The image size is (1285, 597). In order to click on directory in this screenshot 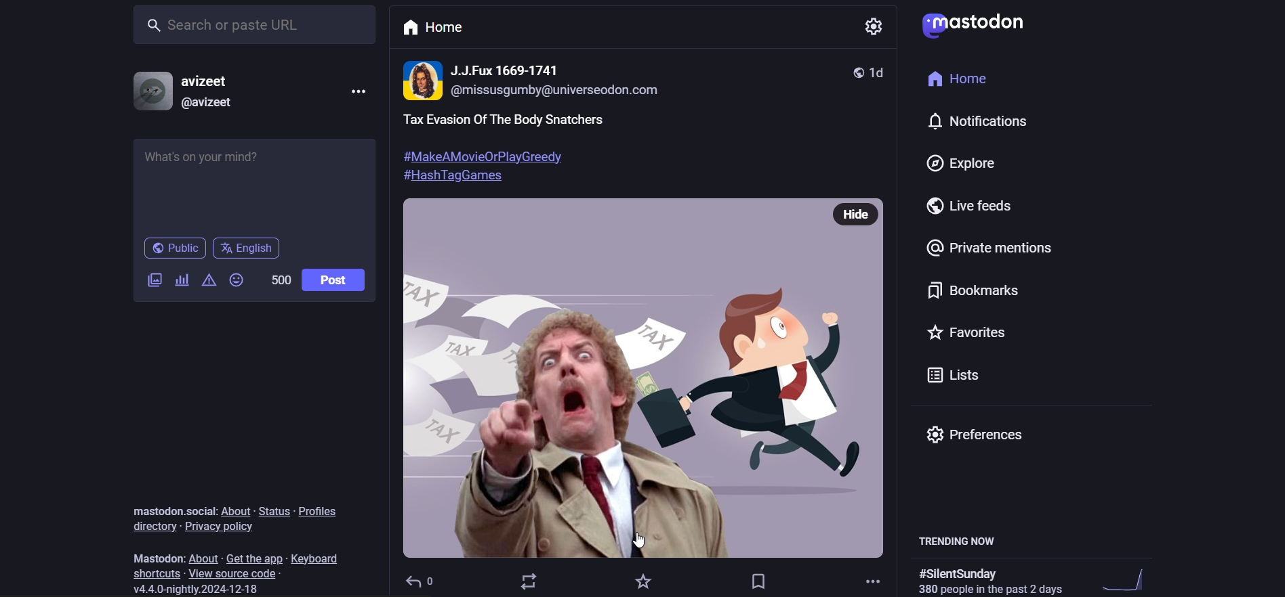, I will do `click(152, 527)`.